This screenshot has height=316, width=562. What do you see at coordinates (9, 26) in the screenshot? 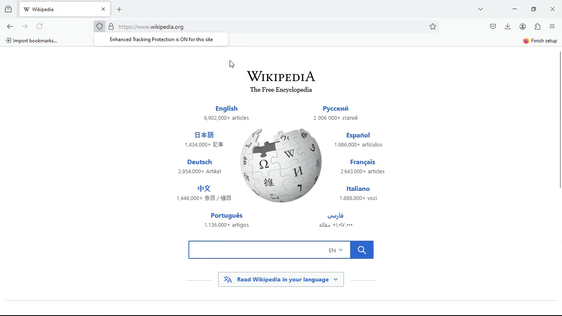
I see `back` at bounding box center [9, 26].